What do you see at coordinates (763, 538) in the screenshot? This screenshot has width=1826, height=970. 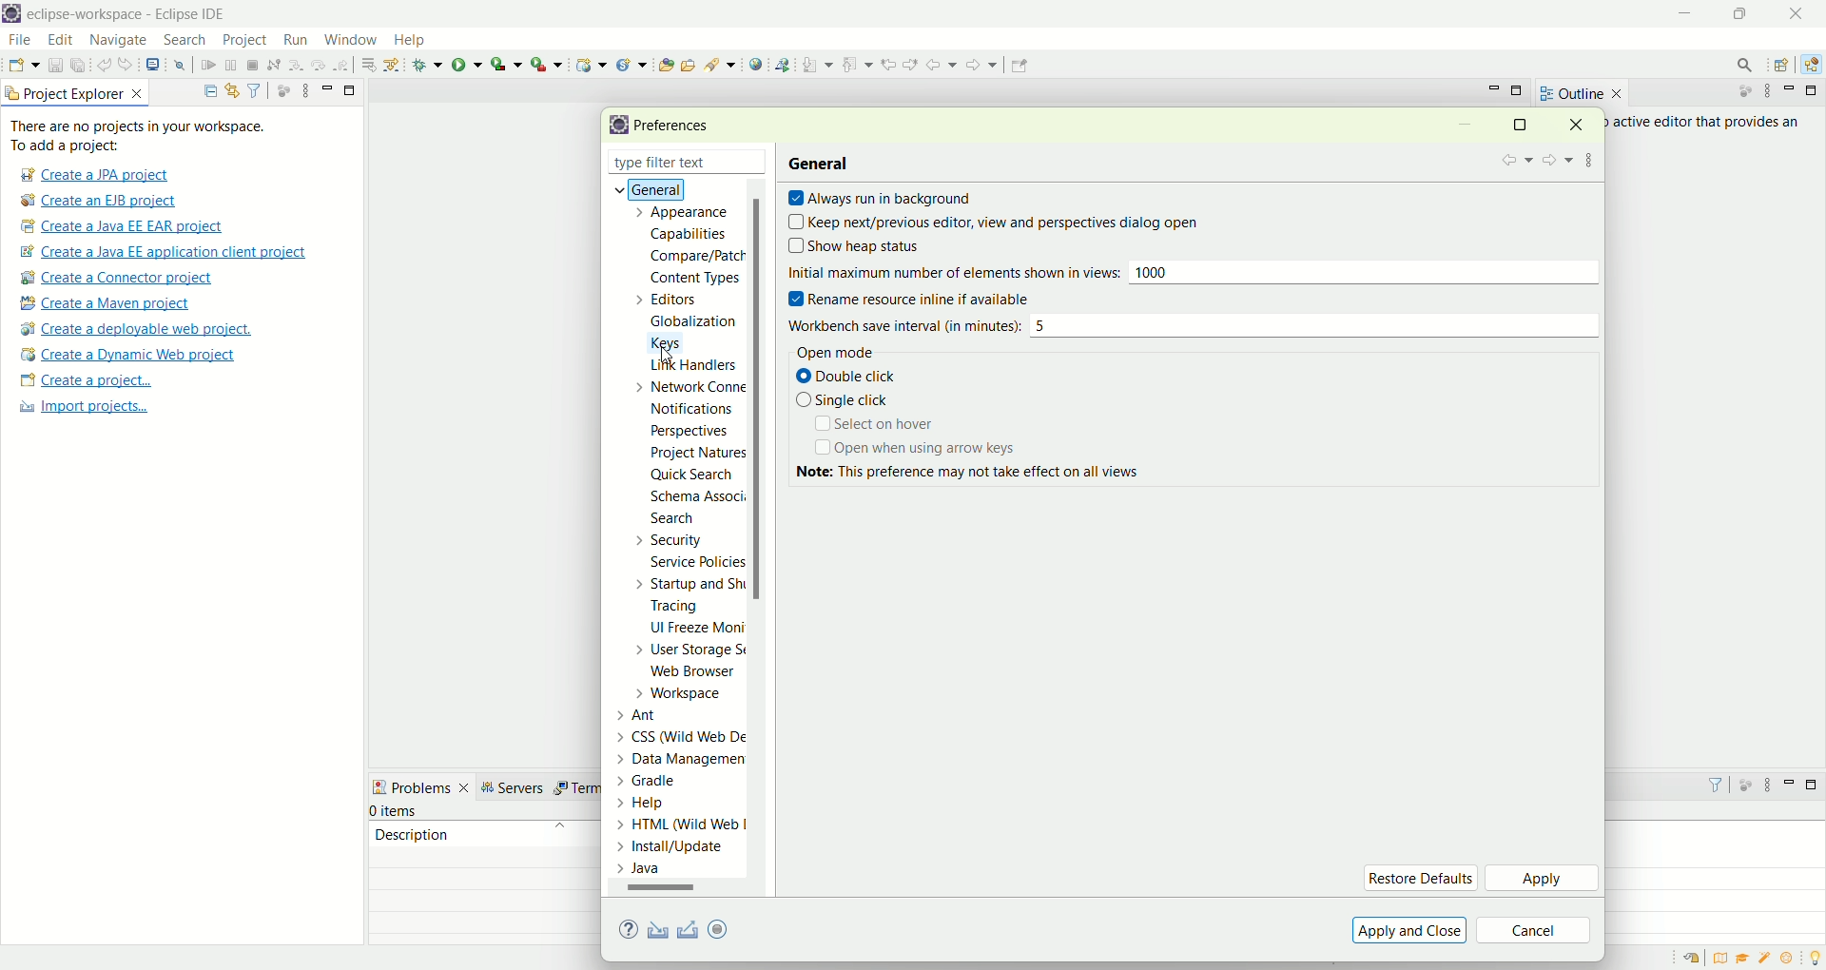 I see `scroll bar` at bounding box center [763, 538].